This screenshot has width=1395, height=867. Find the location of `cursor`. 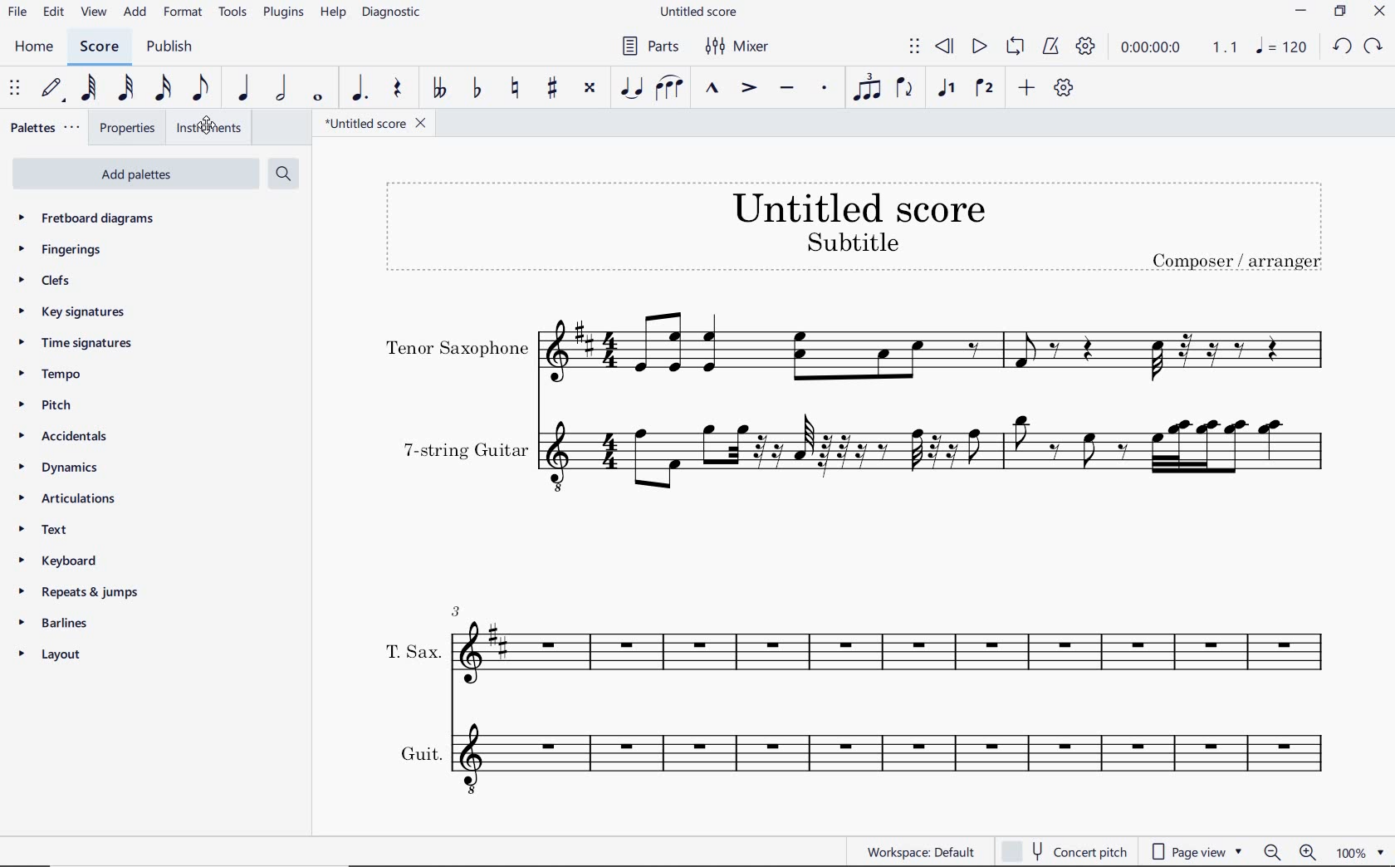

cursor is located at coordinates (207, 127).